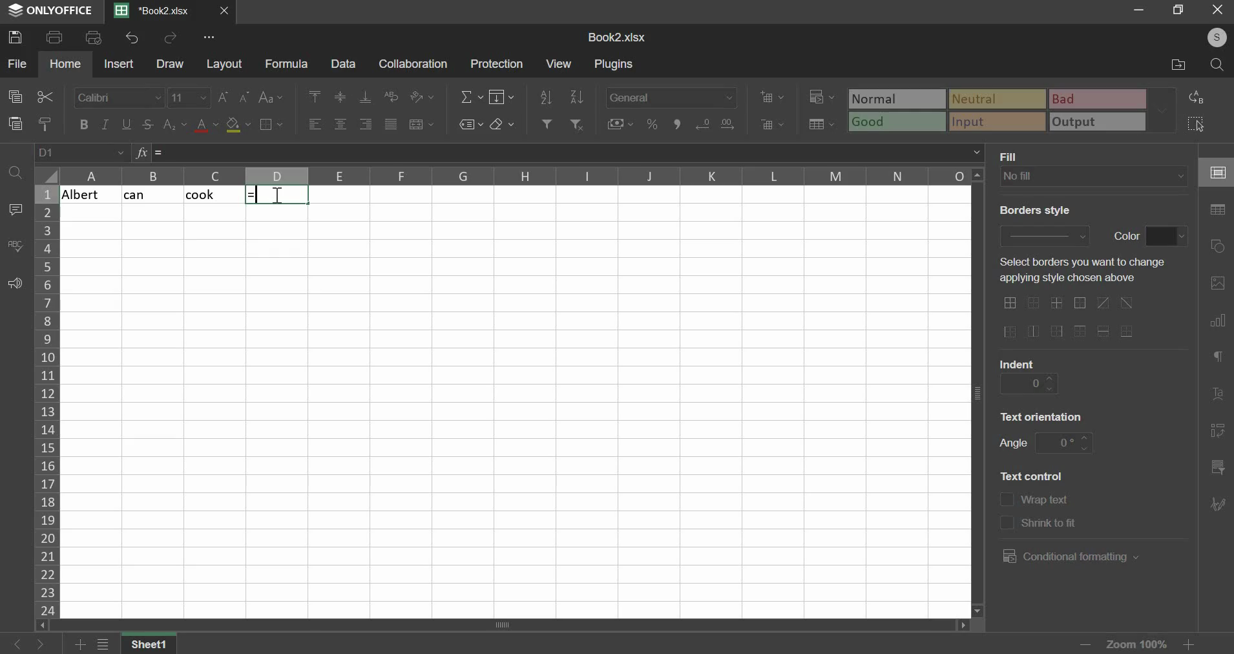 This screenshot has width=1234, height=654. I want to click on save as table, so click(822, 125).